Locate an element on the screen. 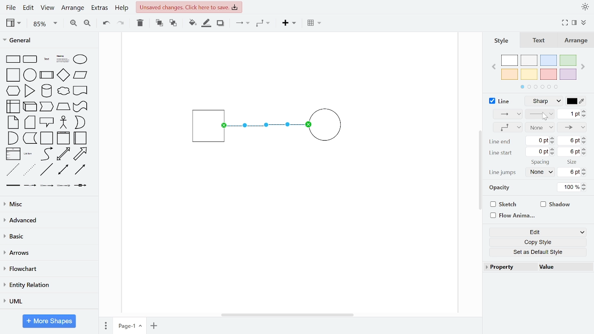 The width and height of the screenshot is (594, 334). add page is located at coordinates (154, 326).